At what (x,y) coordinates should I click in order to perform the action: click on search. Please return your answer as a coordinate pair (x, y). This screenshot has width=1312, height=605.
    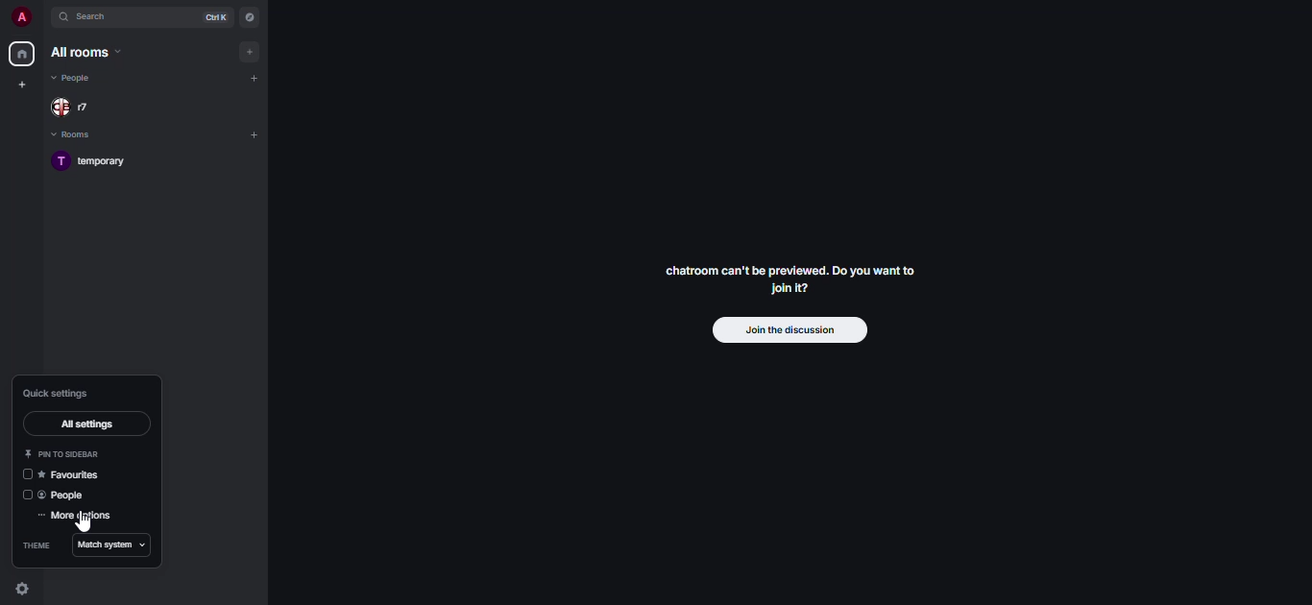
    Looking at the image, I should click on (99, 18).